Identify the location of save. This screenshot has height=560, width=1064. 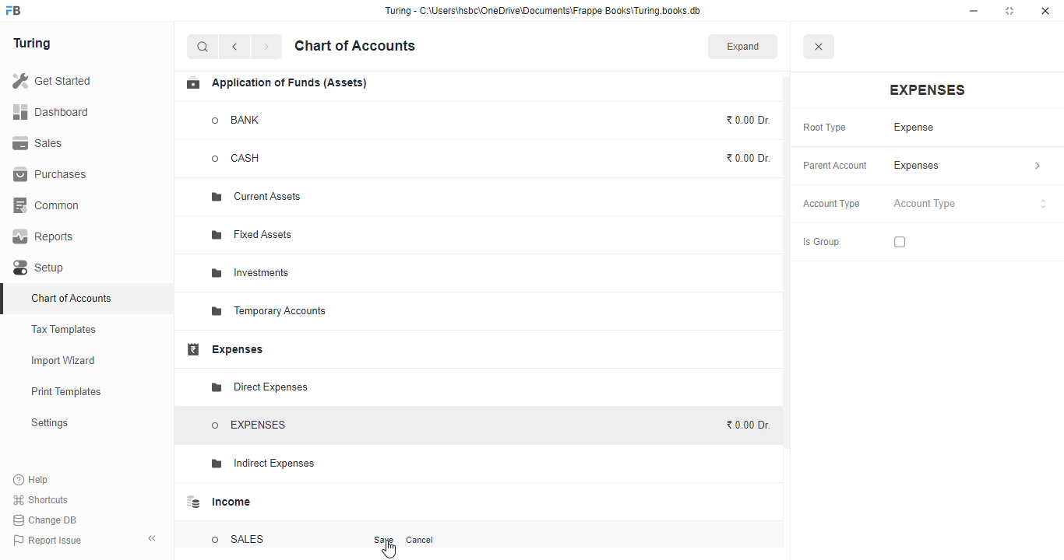
(385, 539).